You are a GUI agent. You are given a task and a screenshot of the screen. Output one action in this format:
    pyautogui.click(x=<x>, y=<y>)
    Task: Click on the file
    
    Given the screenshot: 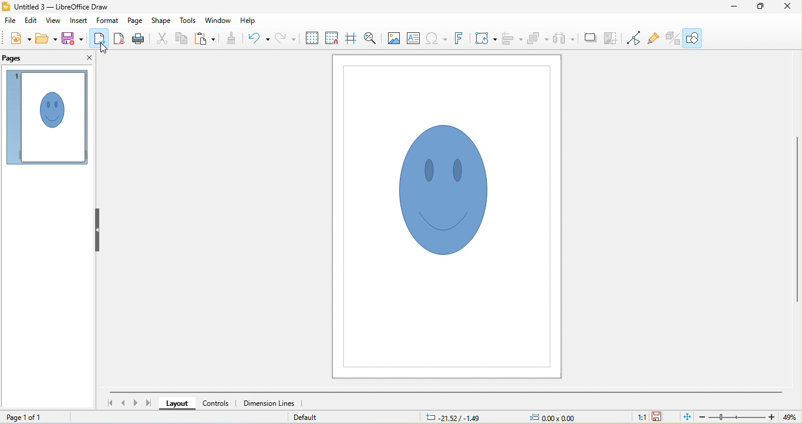 What is the action you would take?
    pyautogui.click(x=11, y=20)
    